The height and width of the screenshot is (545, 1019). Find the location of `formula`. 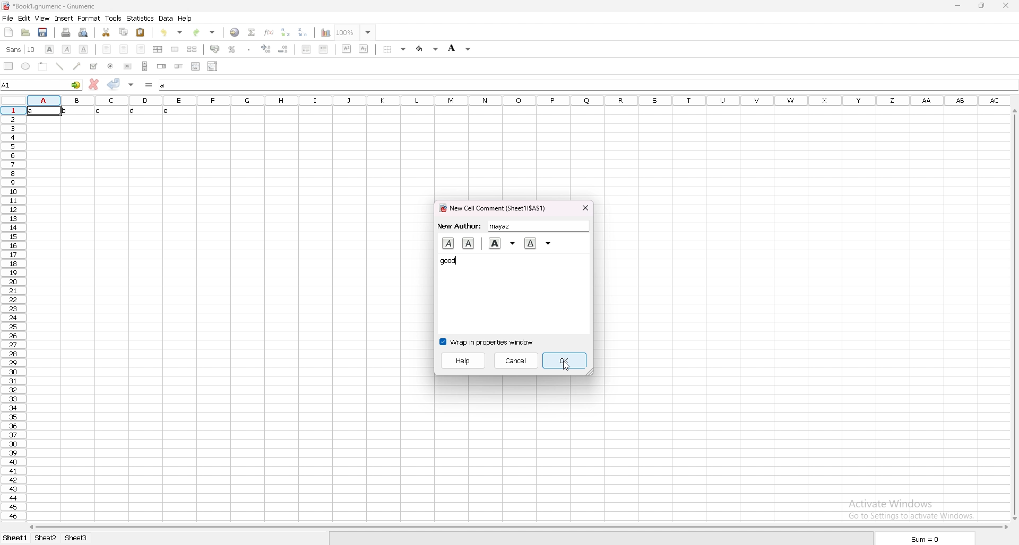

formula is located at coordinates (149, 85).